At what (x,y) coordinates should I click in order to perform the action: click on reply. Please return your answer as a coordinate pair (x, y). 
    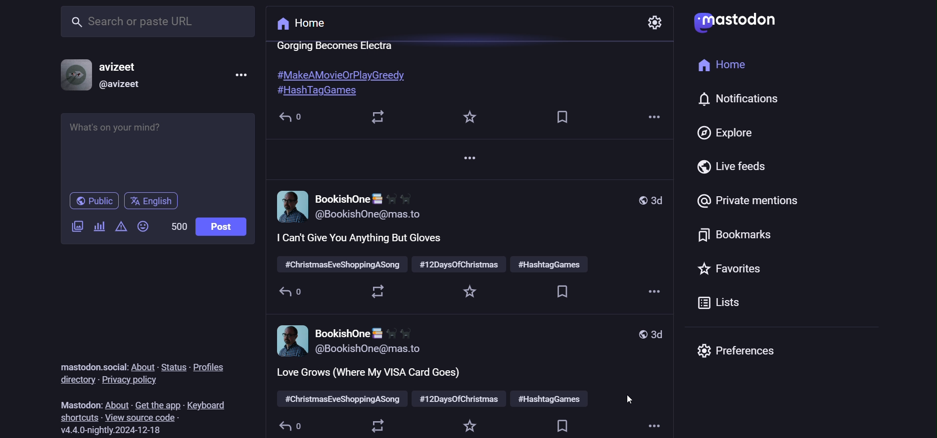
    Looking at the image, I should click on (288, 116).